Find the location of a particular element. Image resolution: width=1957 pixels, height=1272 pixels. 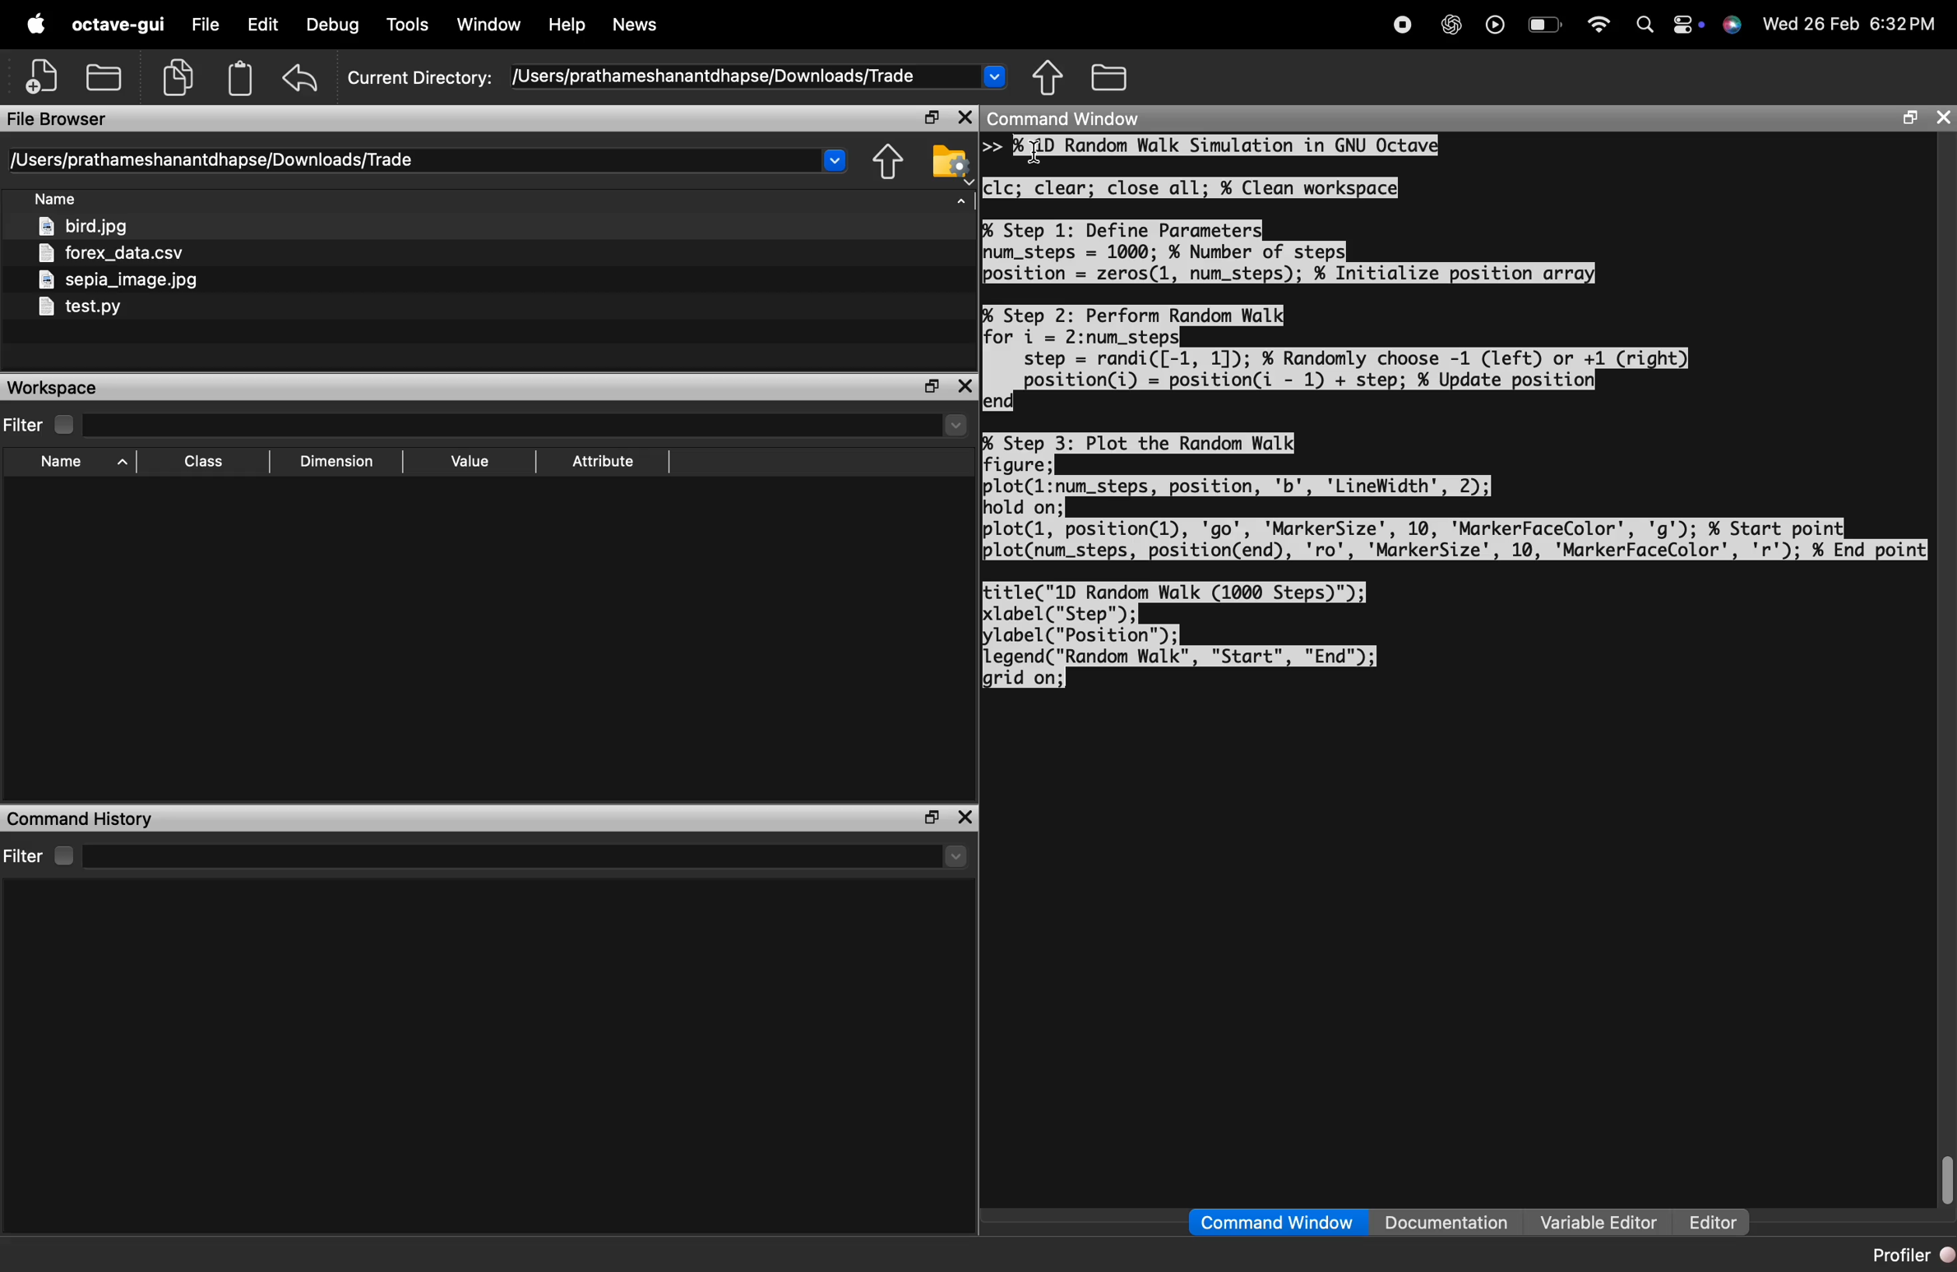

maximize is located at coordinates (929, 118).